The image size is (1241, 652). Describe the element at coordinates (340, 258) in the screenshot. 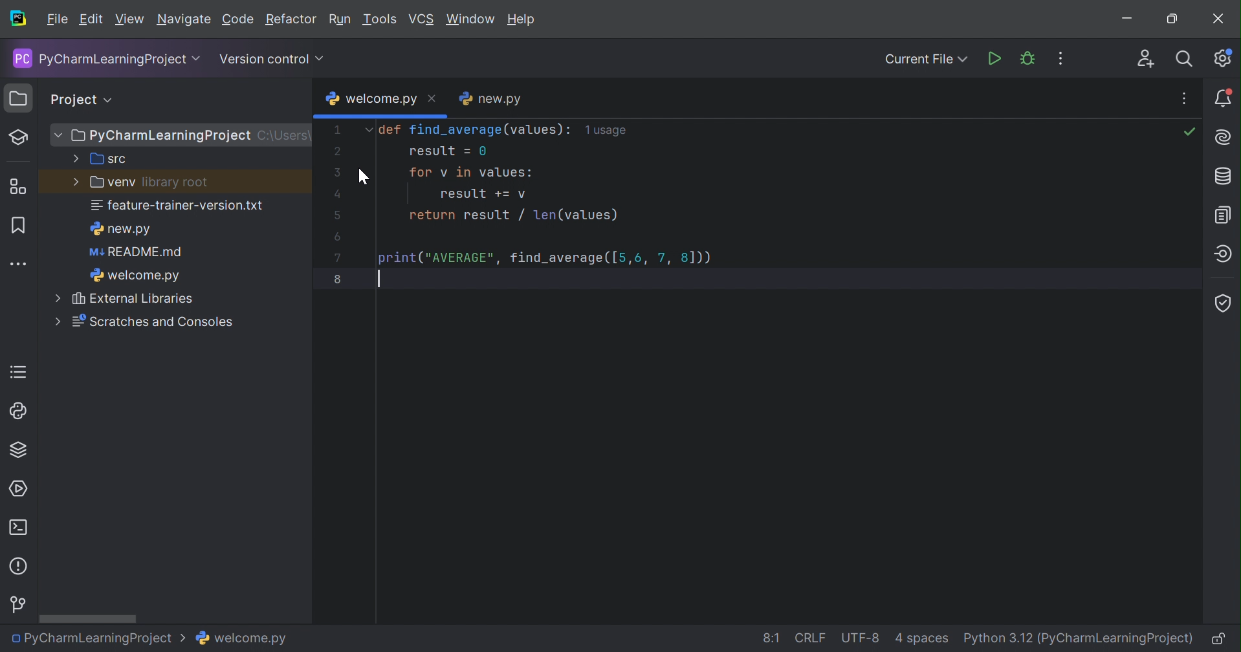

I see `7` at that location.